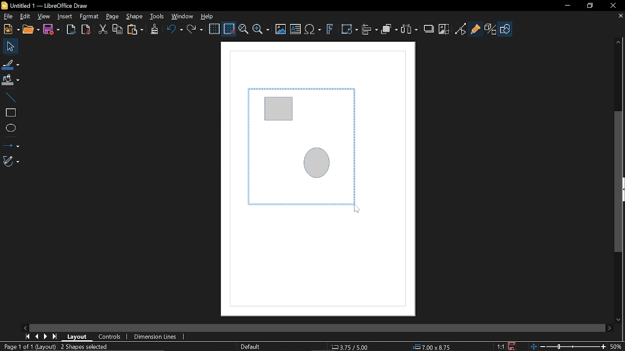 This screenshot has width=625, height=351. Describe the element at coordinates (71, 31) in the screenshot. I see `Export` at that location.